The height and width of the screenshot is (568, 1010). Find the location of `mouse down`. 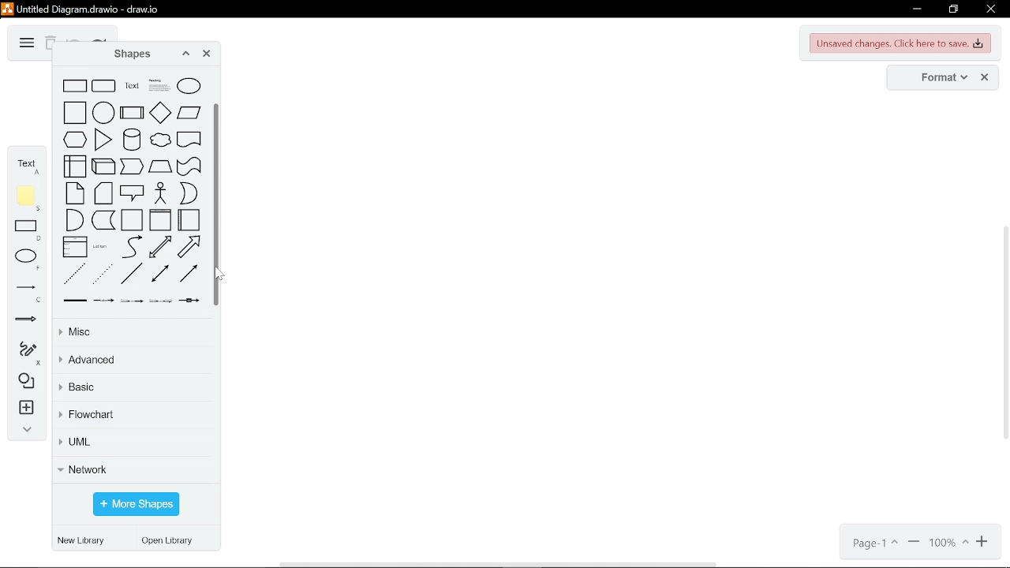

mouse down is located at coordinates (219, 275).